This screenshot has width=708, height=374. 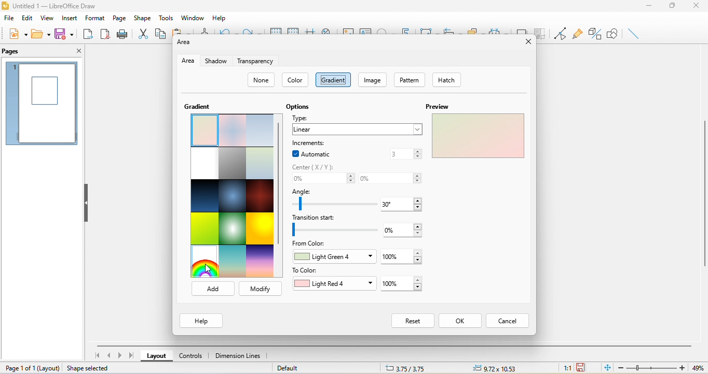 What do you see at coordinates (232, 229) in the screenshot?
I see `neon light` at bounding box center [232, 229].